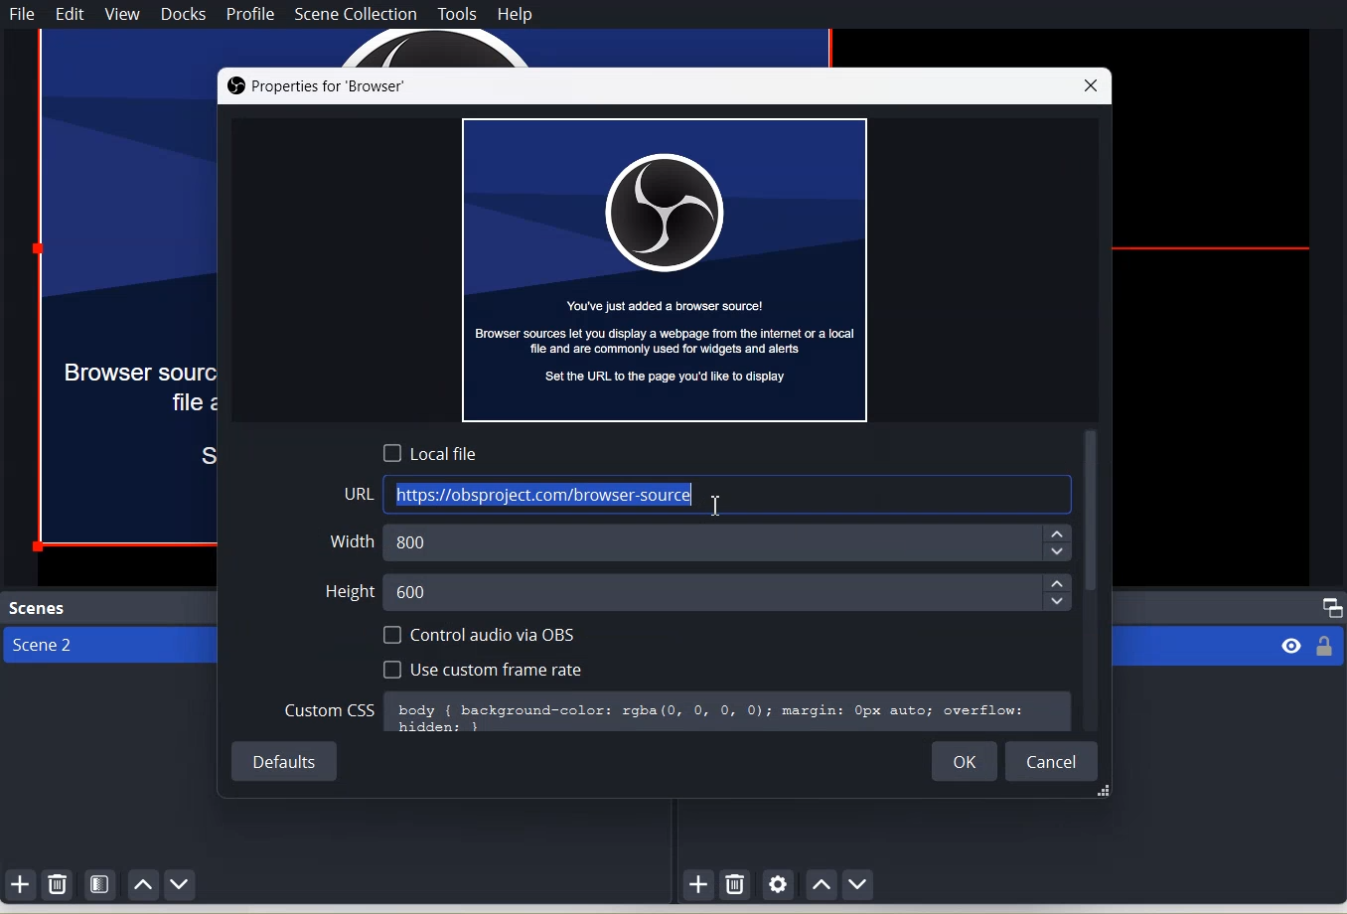 The height and width of the screenshot is (914, 1347). What do you see at coordinates (330, 709) in the screenshot?
I see `Custom CSS` at bounding box center [330, 709].